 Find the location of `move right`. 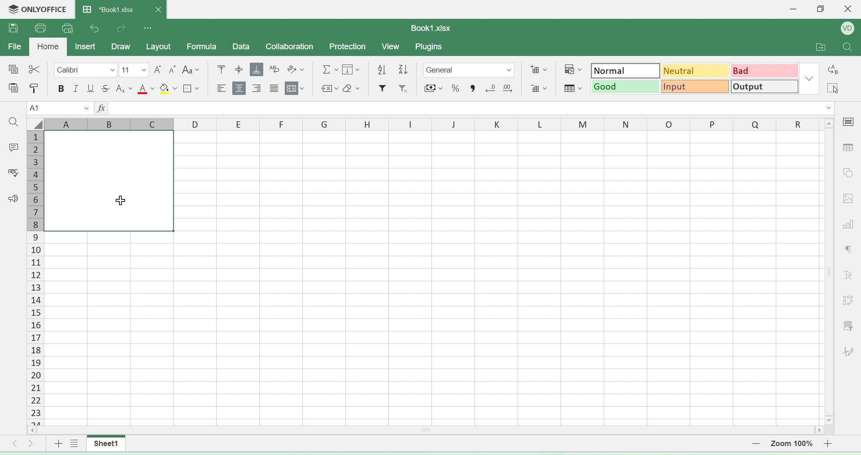

move right is located at coordinates (31, 445).